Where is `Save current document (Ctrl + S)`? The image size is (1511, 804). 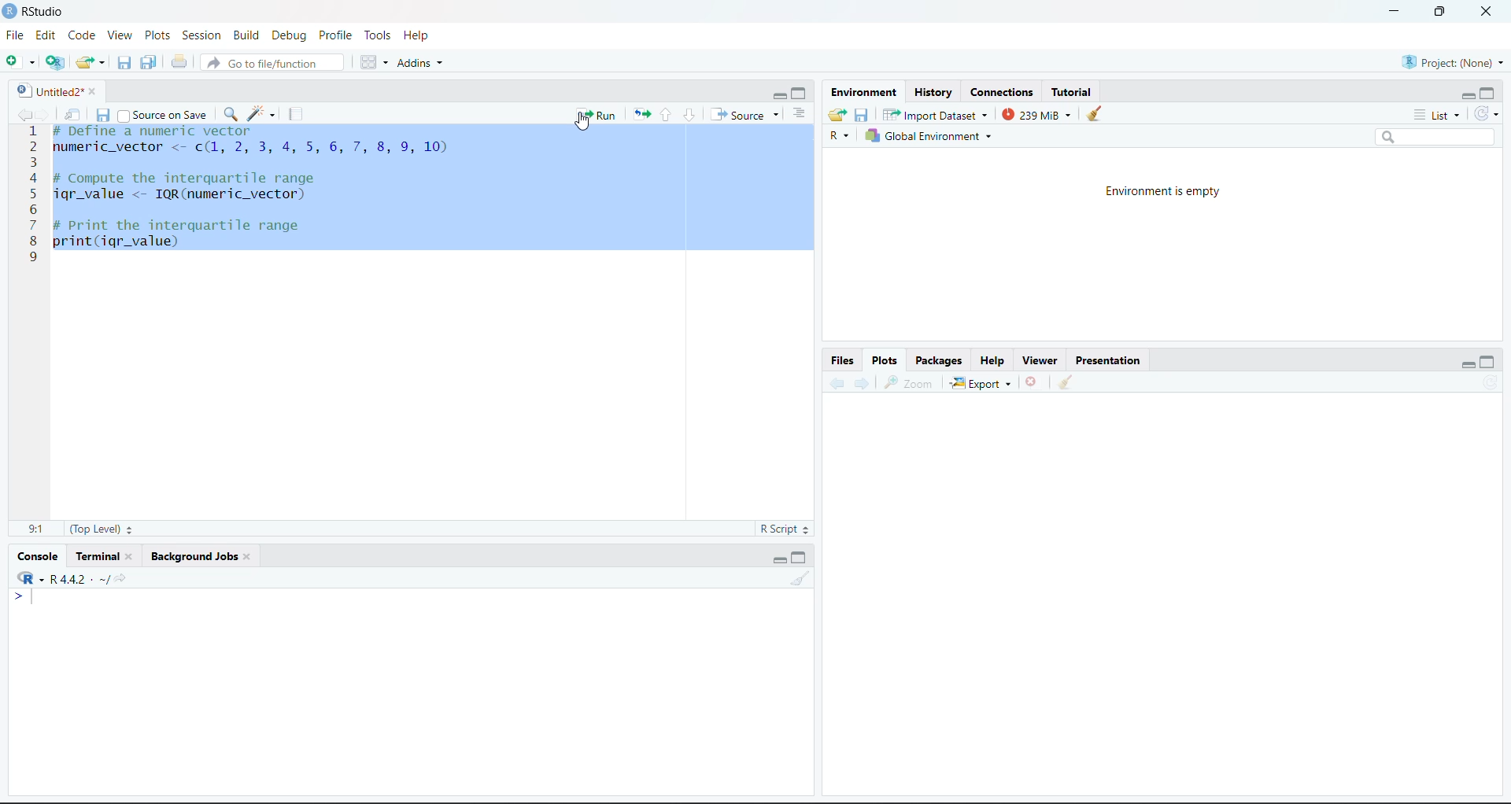
Save current document (Ctrl + S) is located at coordinates (124, 61).